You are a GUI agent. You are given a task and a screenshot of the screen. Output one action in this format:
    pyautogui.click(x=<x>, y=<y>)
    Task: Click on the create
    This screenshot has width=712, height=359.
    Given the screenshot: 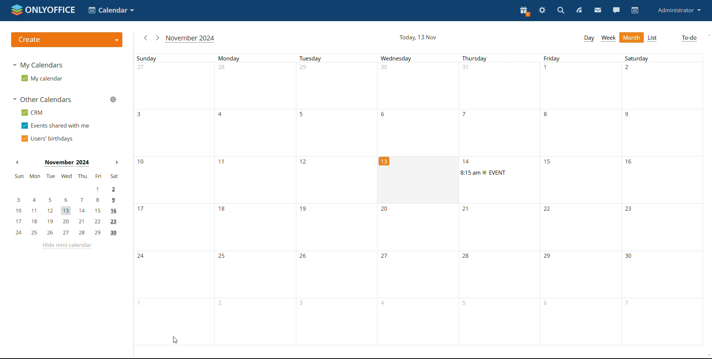 What is the action you would take?
    pyautogui.click(x=66, y=40)
    